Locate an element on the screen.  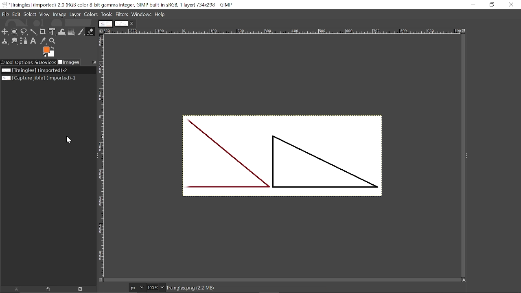
Devices is located at coordinates (45, 62).